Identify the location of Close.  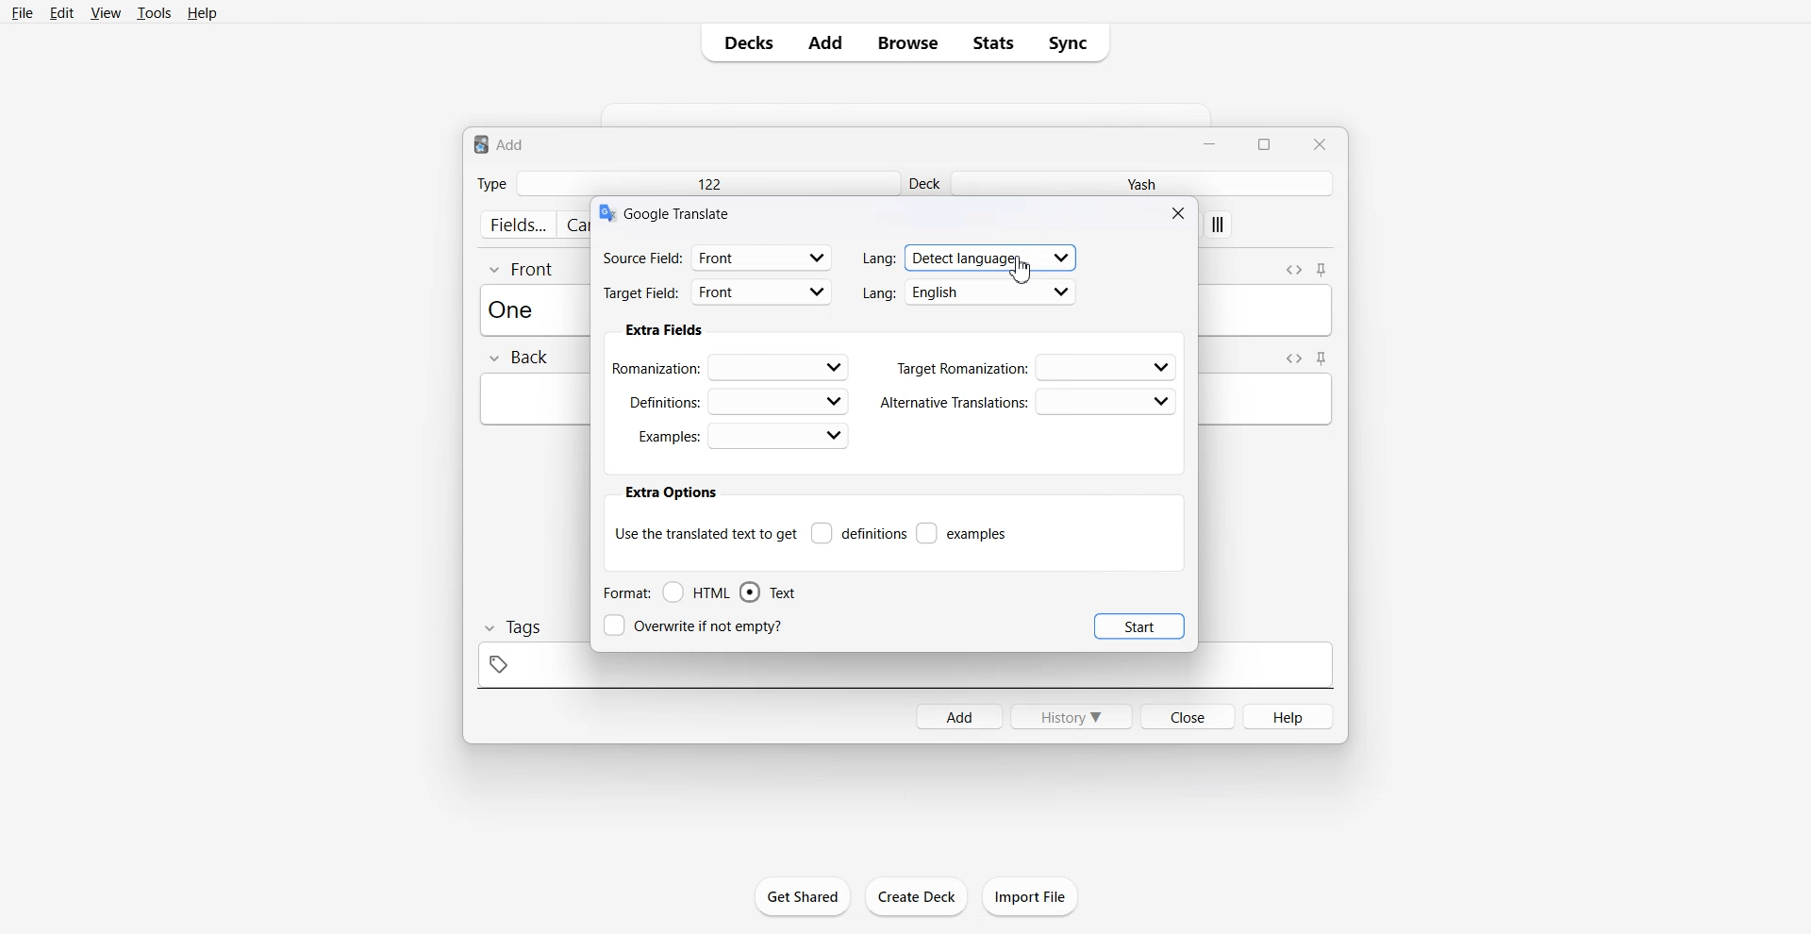
(1187, 715).